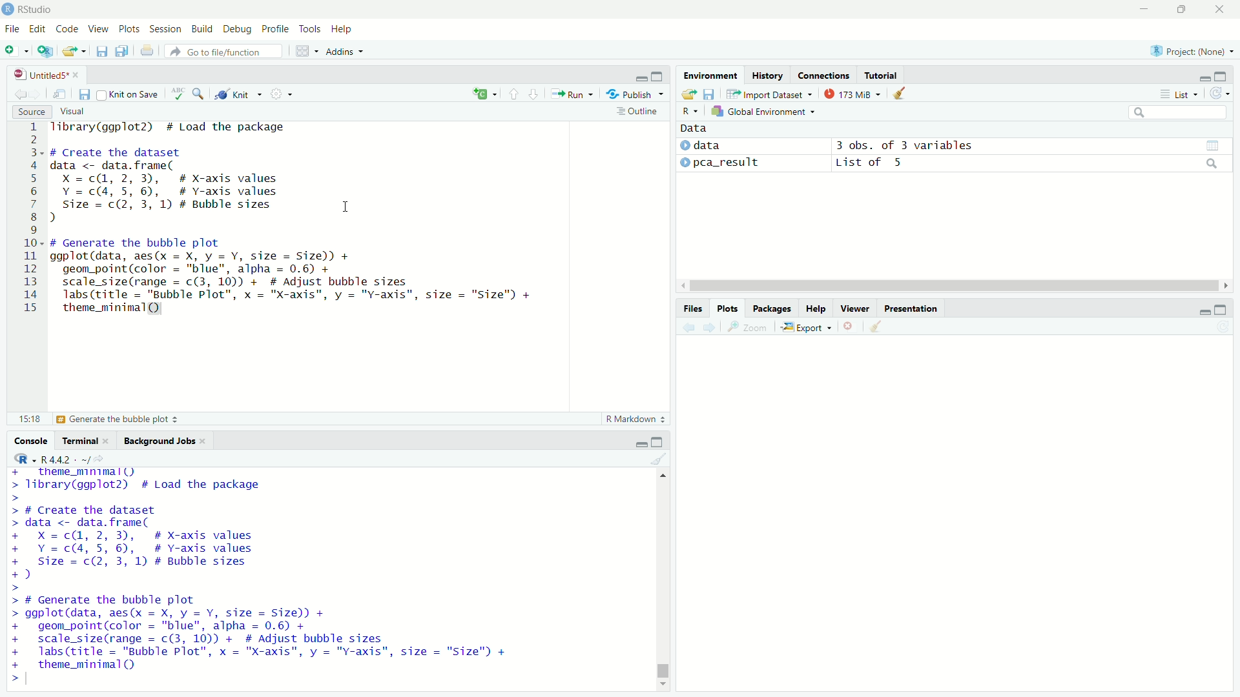 The width and height of the screenshot is (1240, 697). I want to click on File, so click(13, 29).